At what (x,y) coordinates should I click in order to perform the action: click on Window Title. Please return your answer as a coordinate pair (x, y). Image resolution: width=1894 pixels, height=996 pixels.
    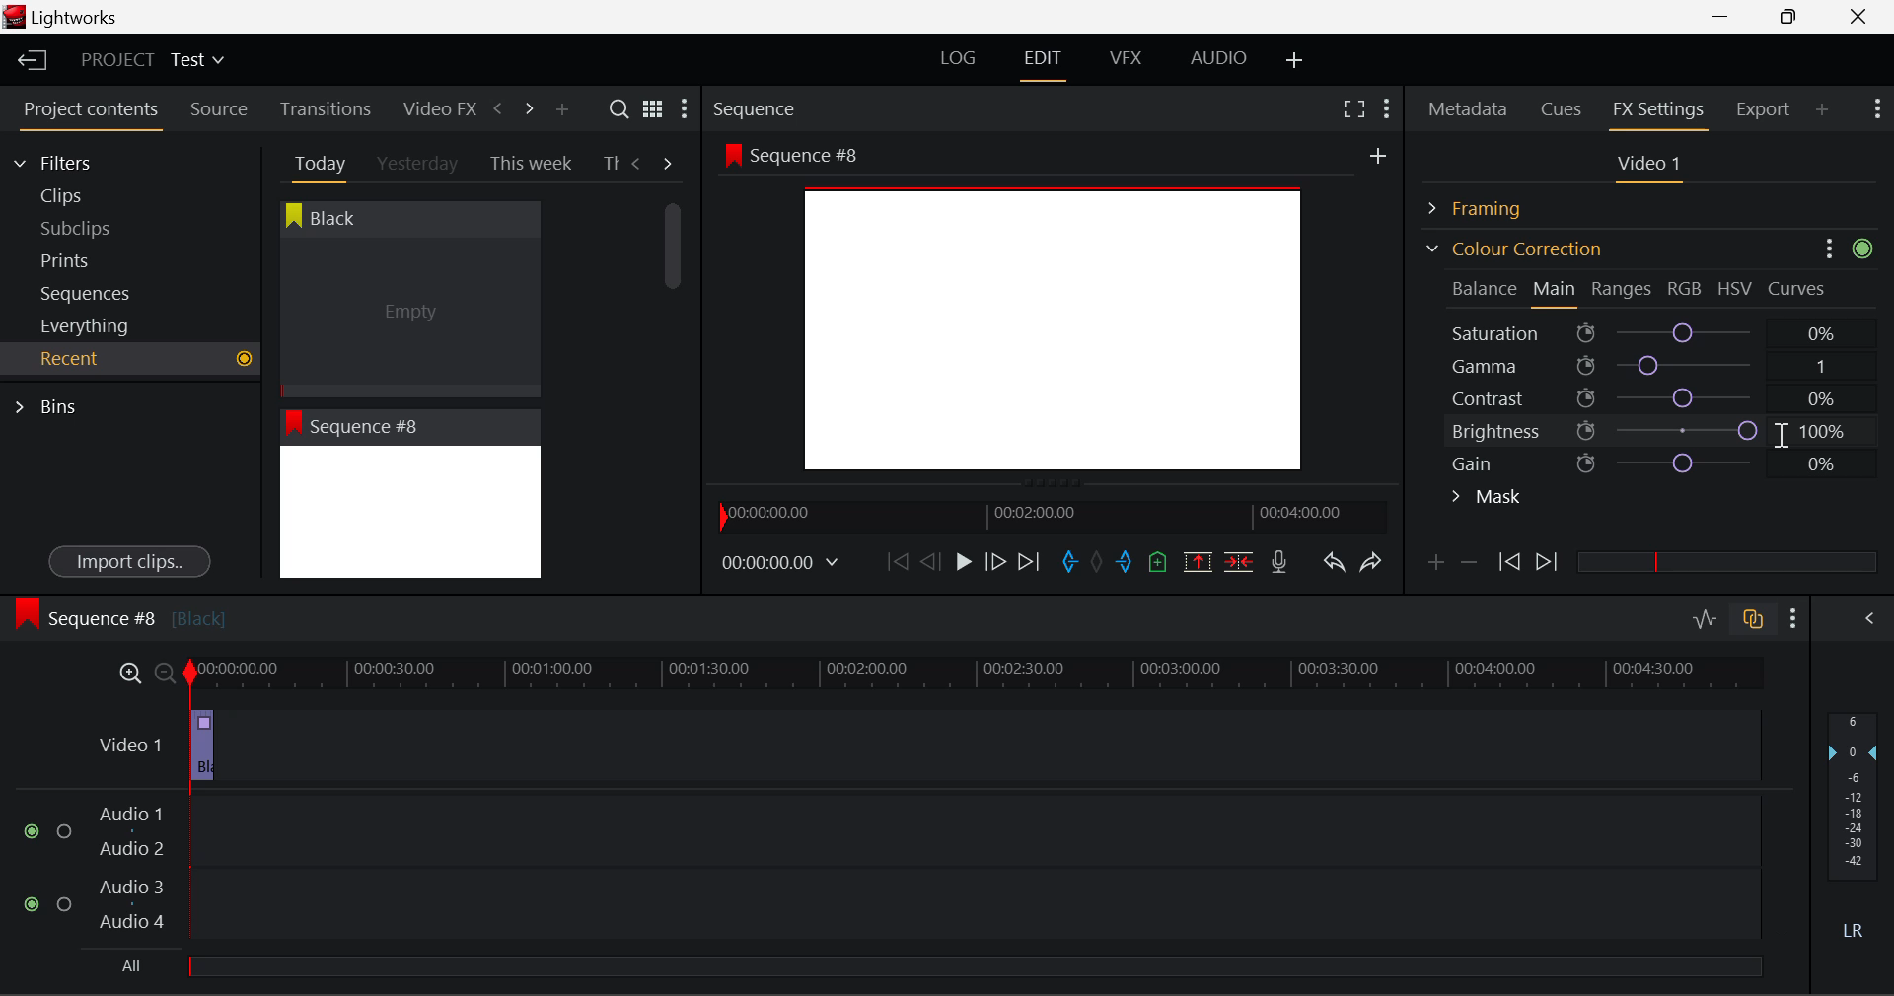
    Looking at the image, I should click on (61, 19).